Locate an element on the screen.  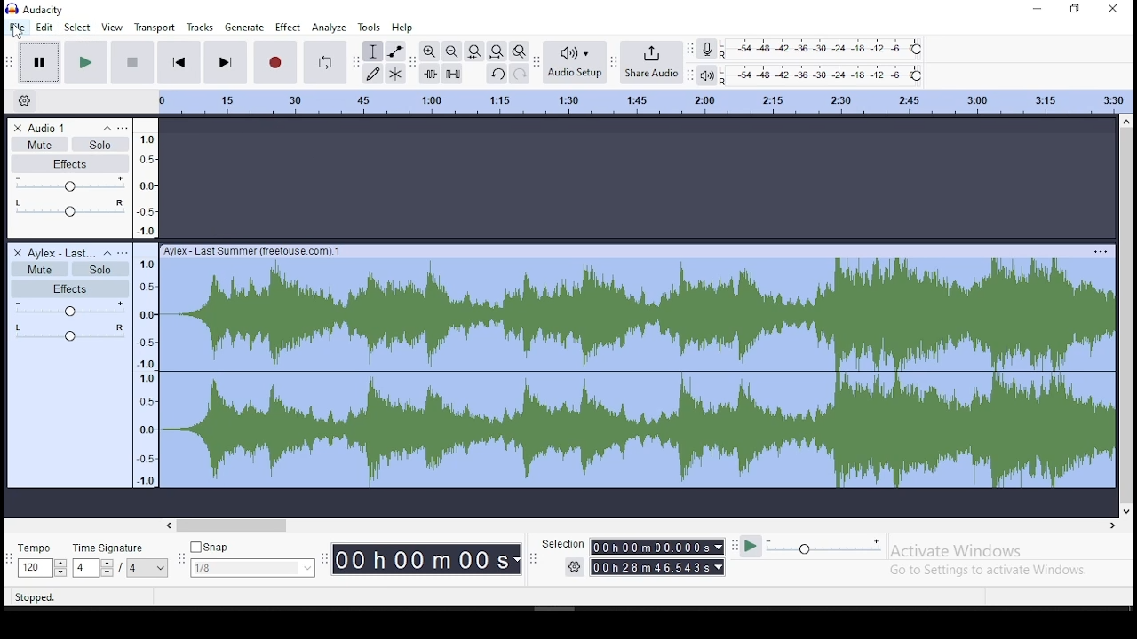
analyze is located at coordinates (328, 28).